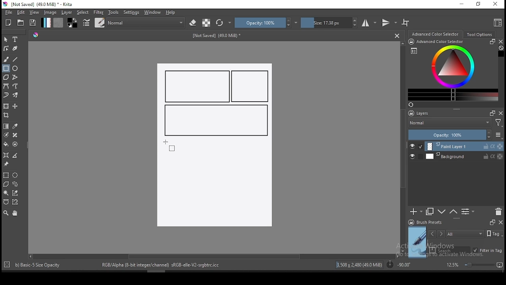 The image size is (506, 285). Describe the element at coordinates (474, 264) in the screenshot. I see `zoom level` at that location.